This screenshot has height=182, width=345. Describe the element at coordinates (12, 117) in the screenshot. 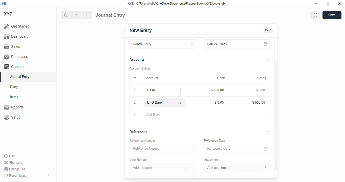

I see `setup` at that location.